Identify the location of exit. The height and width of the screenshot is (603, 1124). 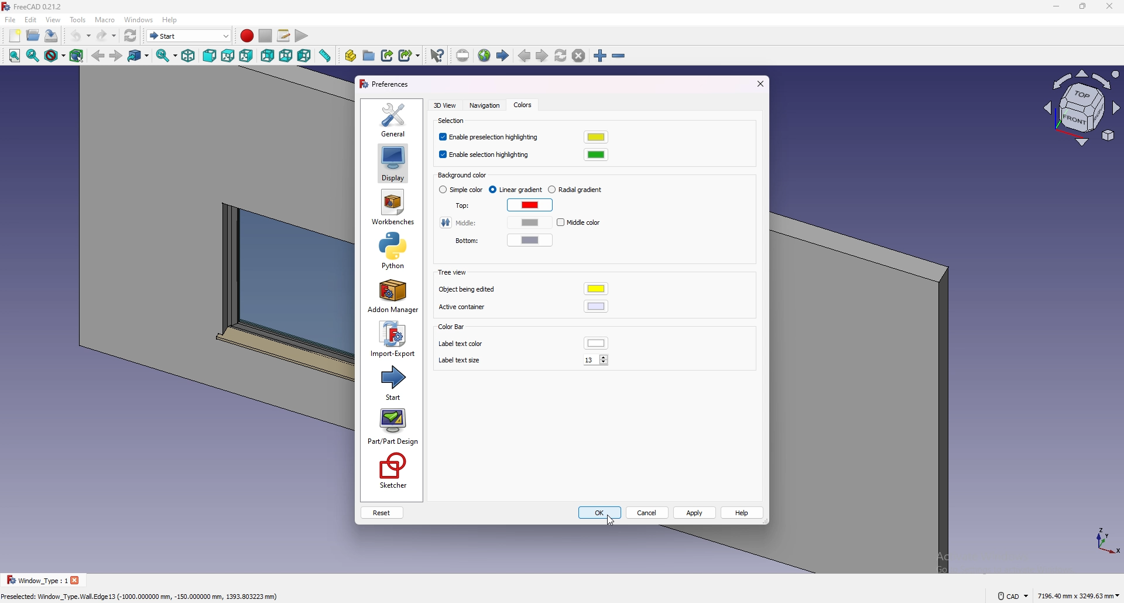
(759, 84).